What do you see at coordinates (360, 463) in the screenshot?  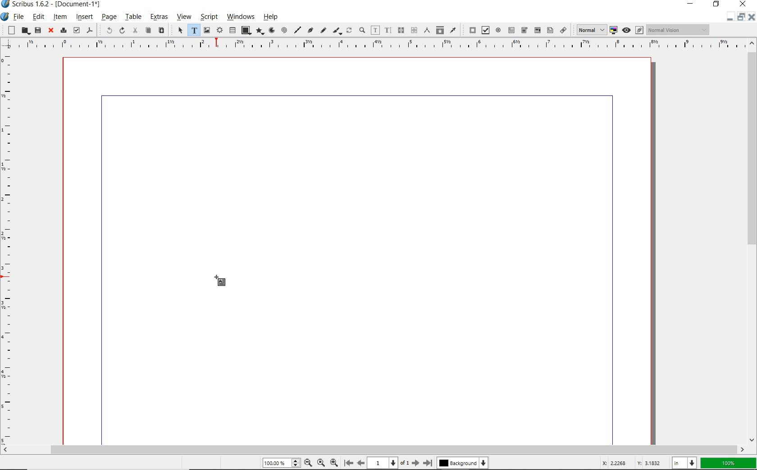 I see `Previous page` at bounding box center [360, 463].